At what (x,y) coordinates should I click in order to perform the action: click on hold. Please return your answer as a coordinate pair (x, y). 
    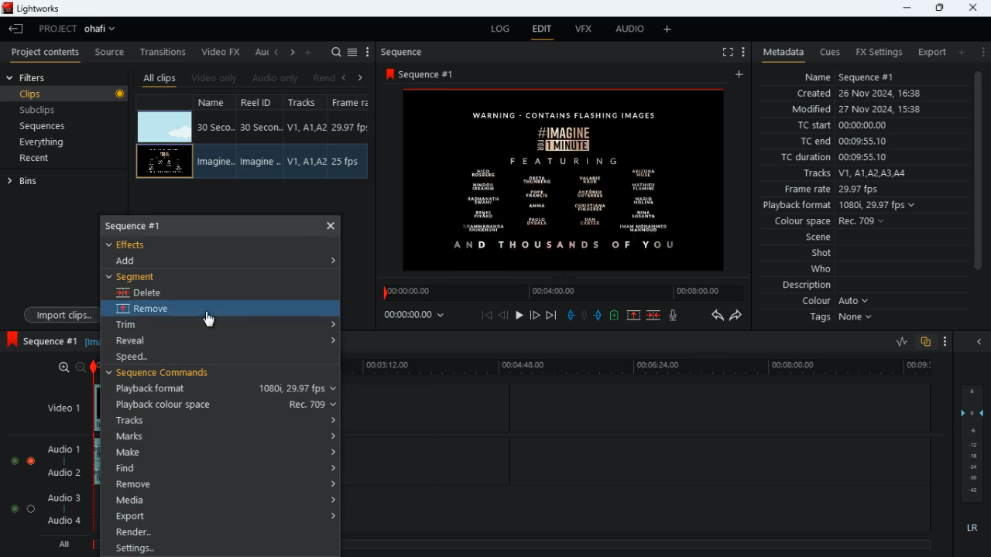
    Looking at the image, I should click on (585, 316).